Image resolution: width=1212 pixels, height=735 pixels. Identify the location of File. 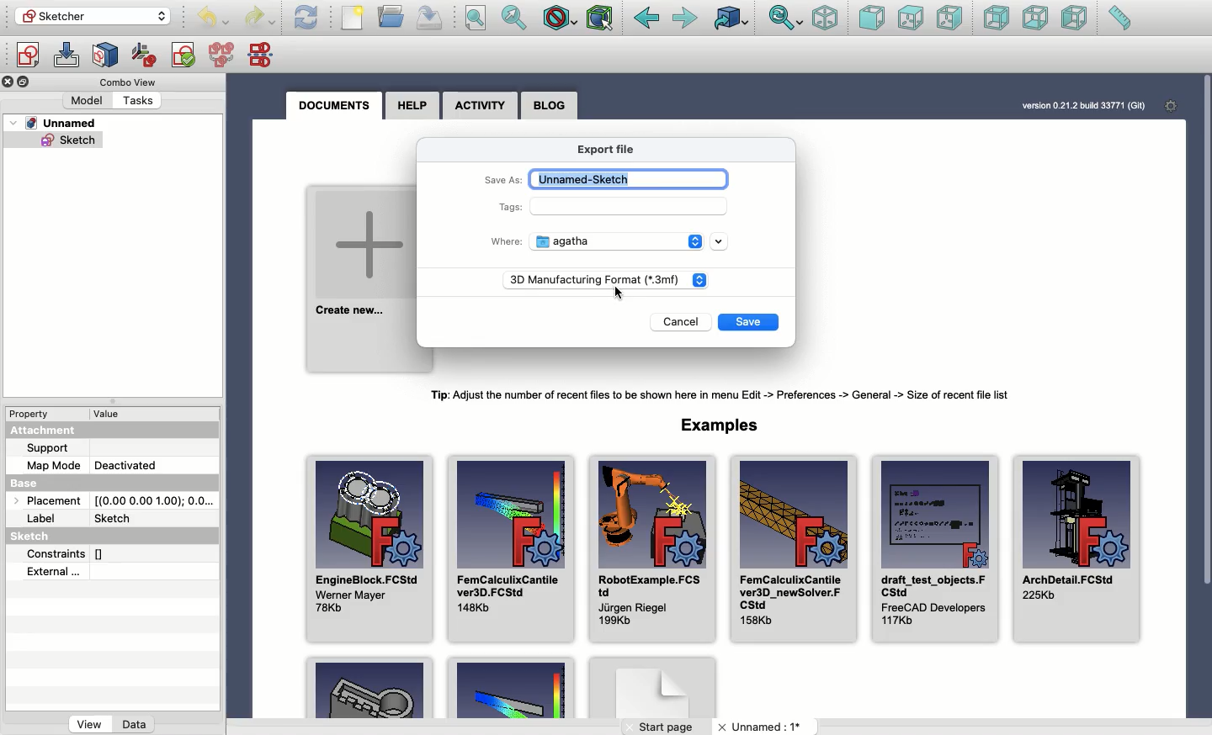
(353, 19).